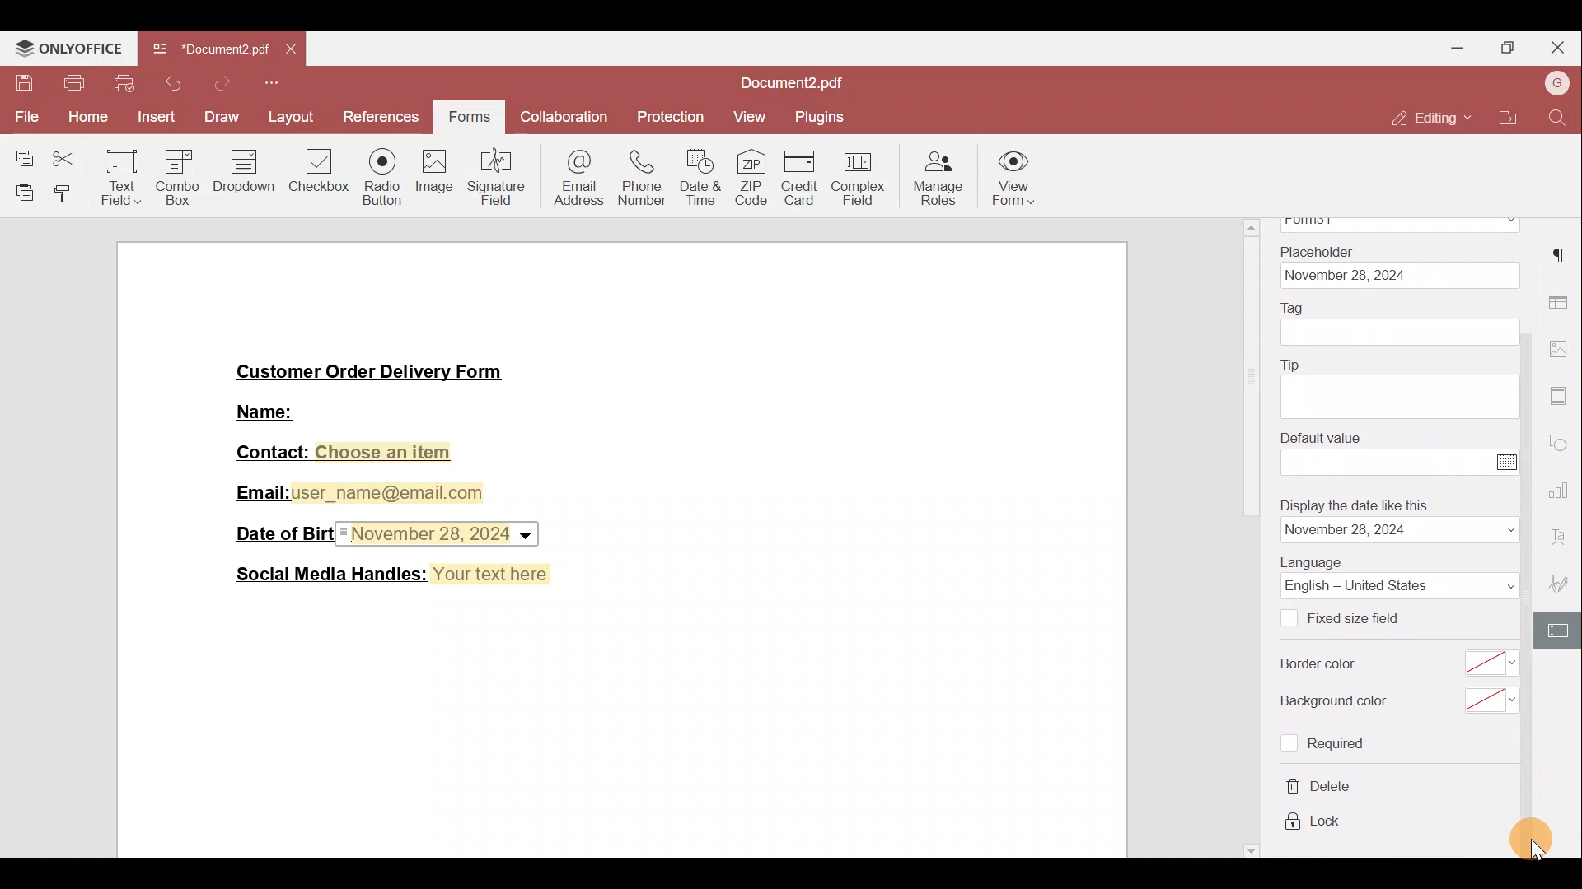  What do you see at coordinates (1561, 444) in the screenshot?
I see `Shapes settings` at bounding box center [1561, 444].